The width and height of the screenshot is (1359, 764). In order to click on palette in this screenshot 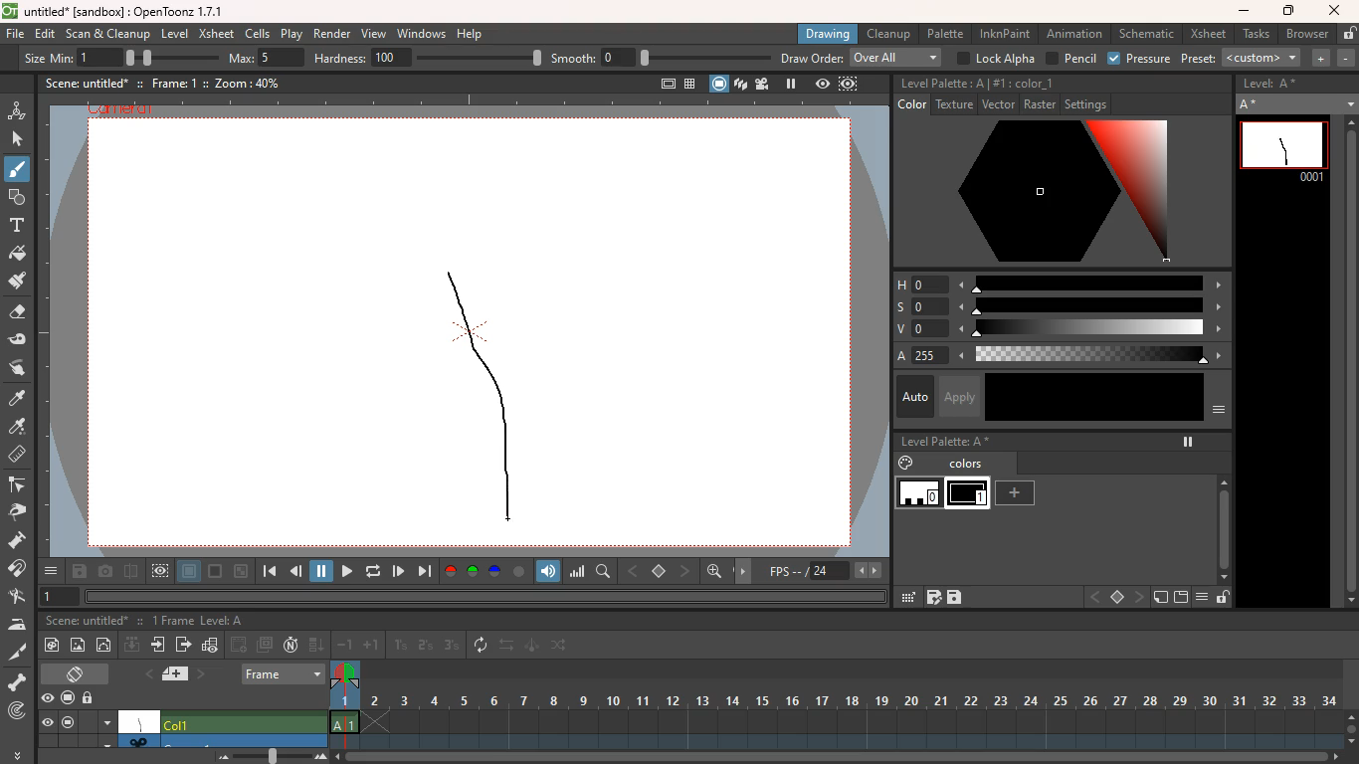, I will do `click(947, 33)`.